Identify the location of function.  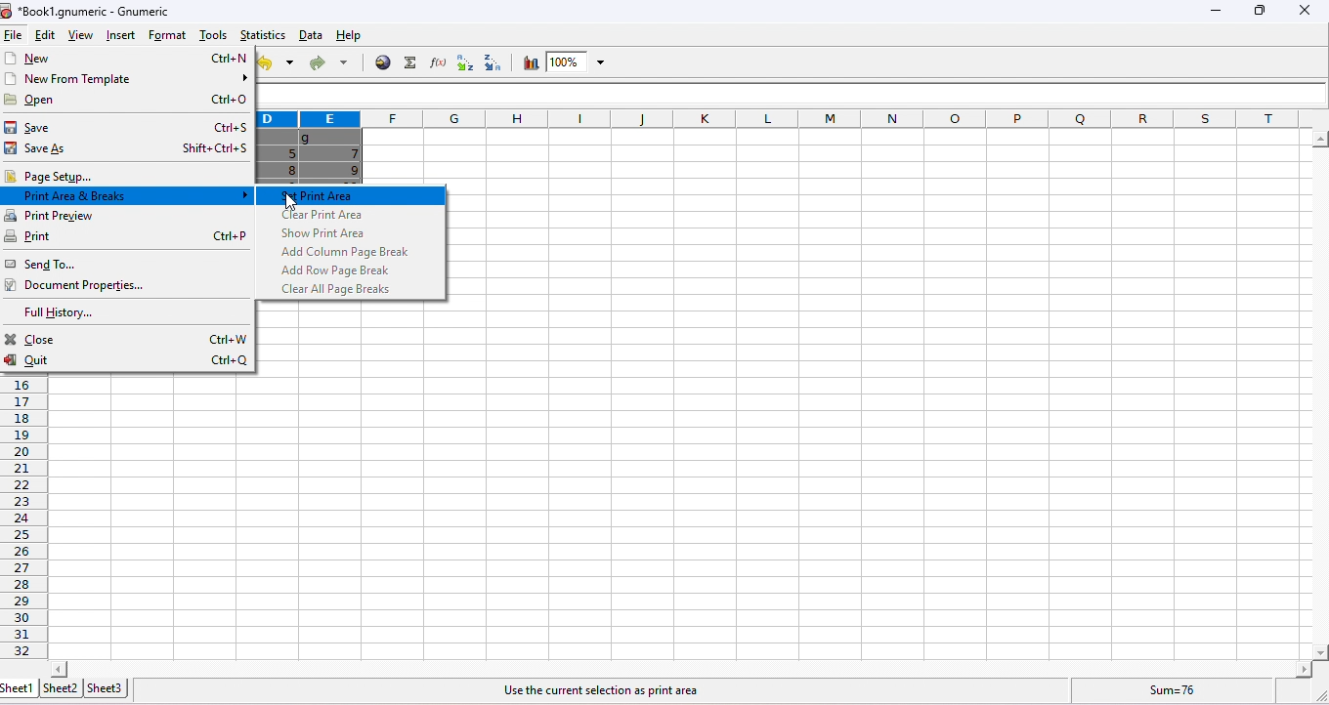
(407, 62).